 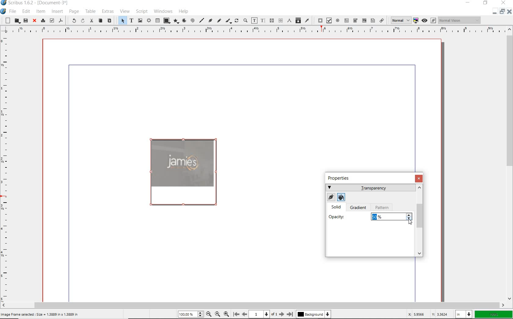 I want to click on unlink text frames, so click(x=279, y=21).